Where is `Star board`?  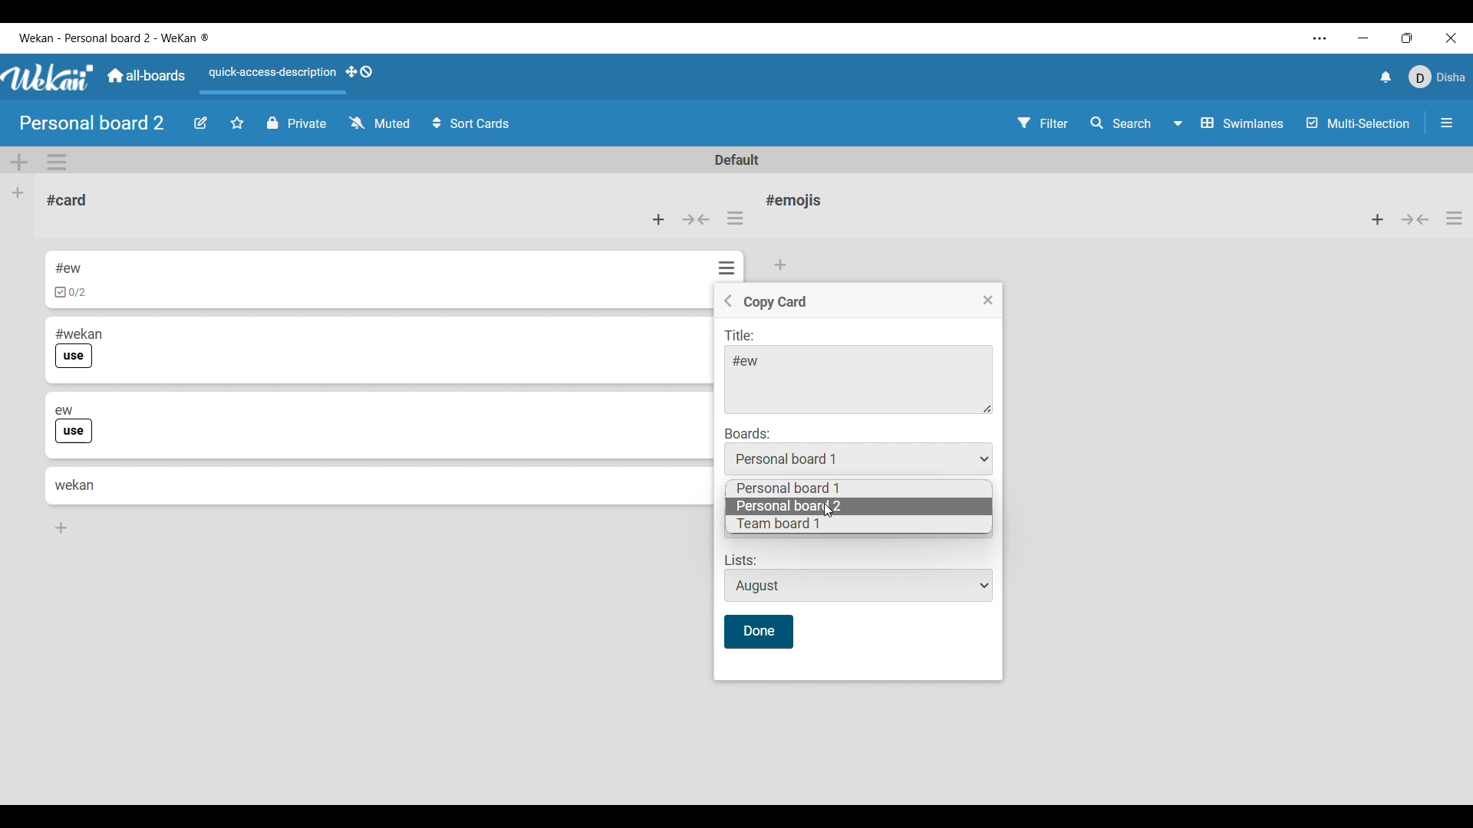 Star board is located at coordinates (237, 123).